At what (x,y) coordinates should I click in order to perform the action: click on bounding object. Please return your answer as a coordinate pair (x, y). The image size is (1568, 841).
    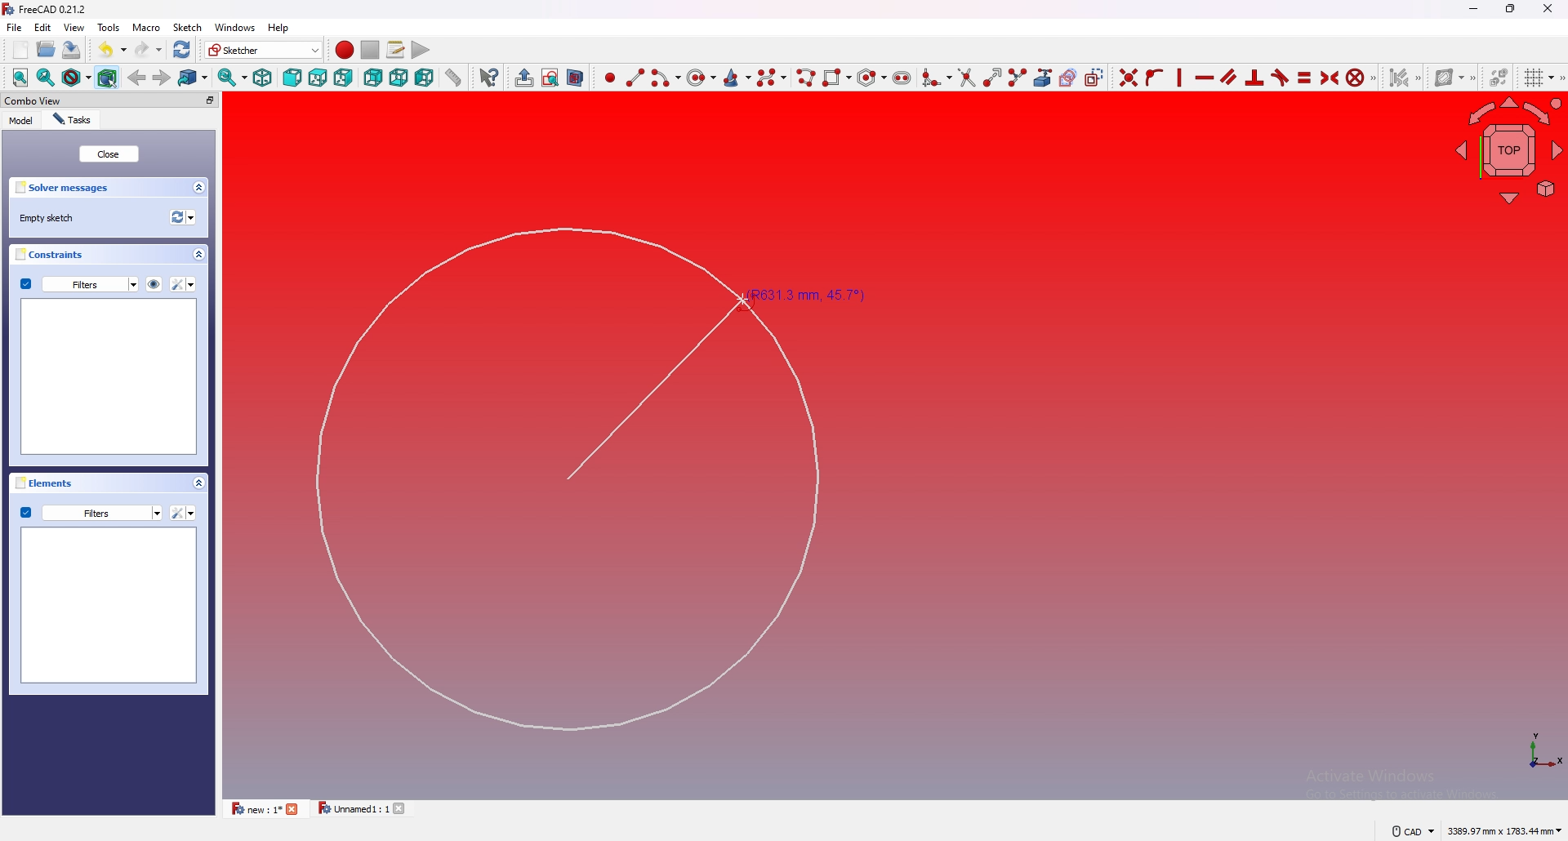
    Looking at the image, I should click on (108, 76).